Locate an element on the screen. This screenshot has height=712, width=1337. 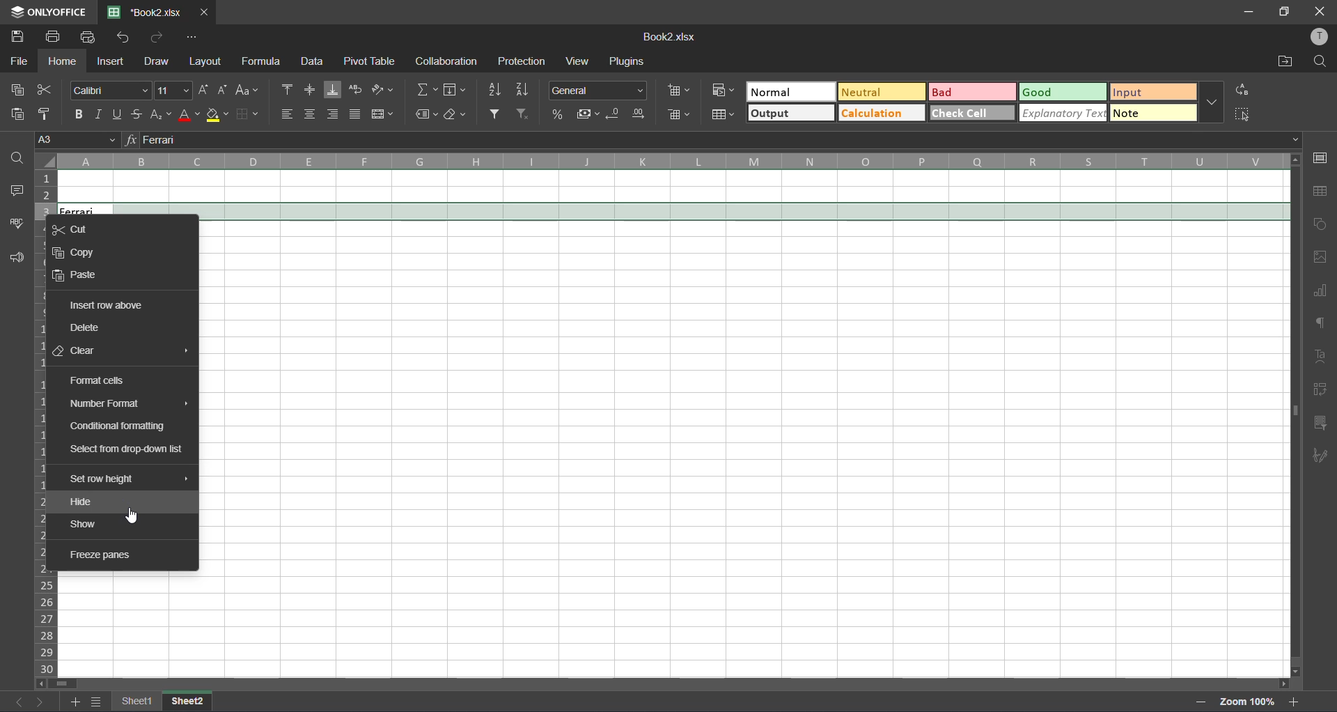
align top is located at coordinates (283, 90).